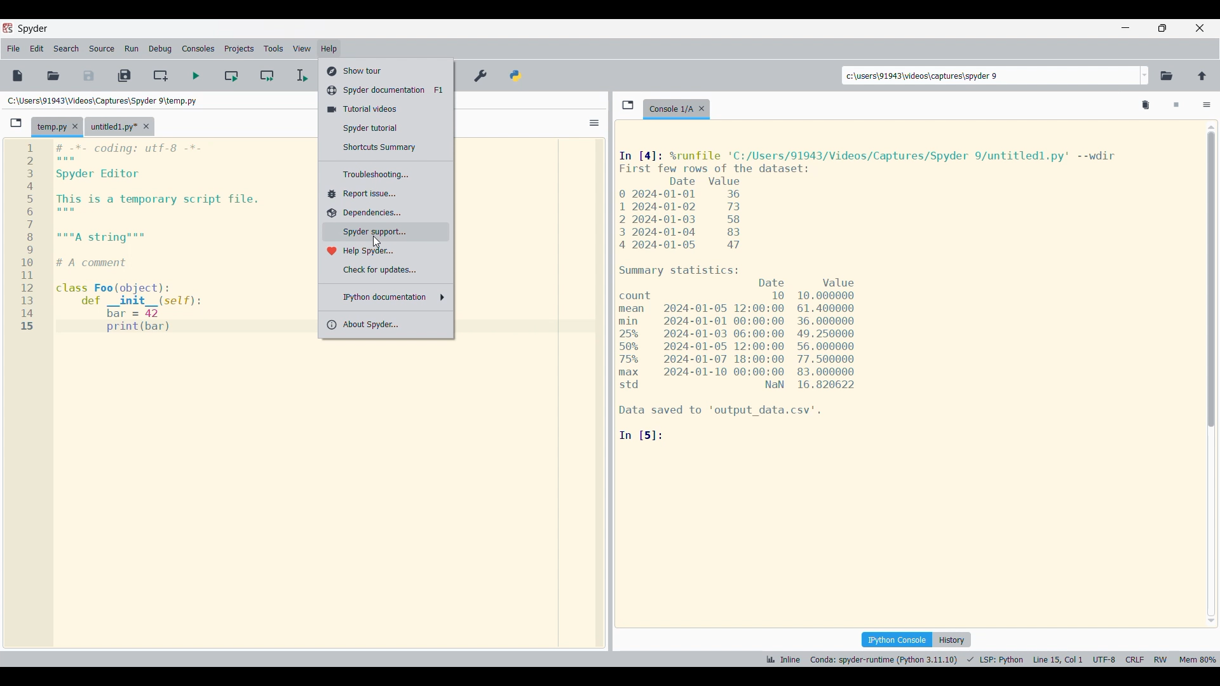 The image size is (1220, 686). What do you see at coordinates (594, 123) in the screenshot?
I see `Options` at bounding box center [594, 123].